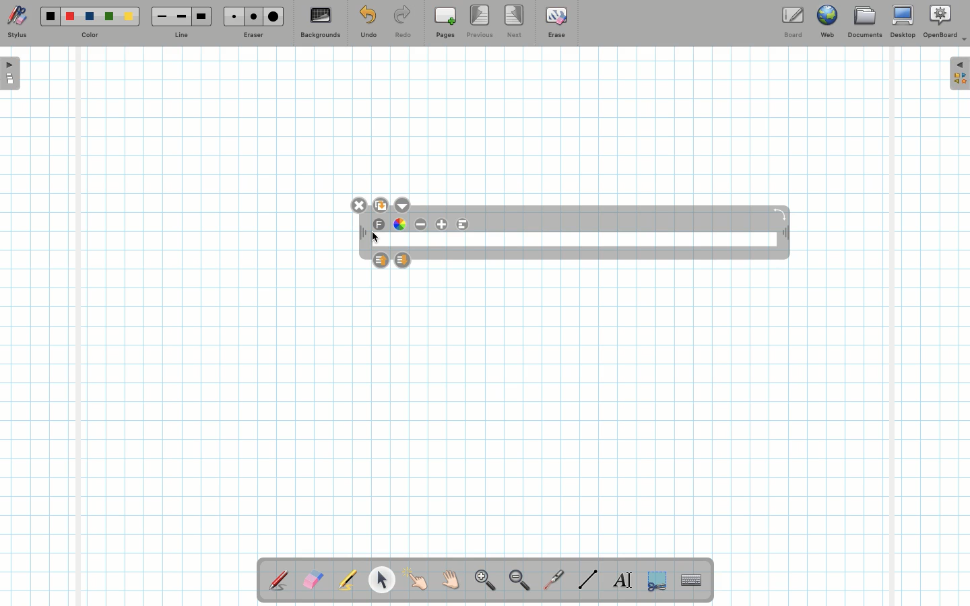  What do you see at coordinates (320, 23) in the screenshot?
I see `Backgrounds` at bounding box center [320, 23].